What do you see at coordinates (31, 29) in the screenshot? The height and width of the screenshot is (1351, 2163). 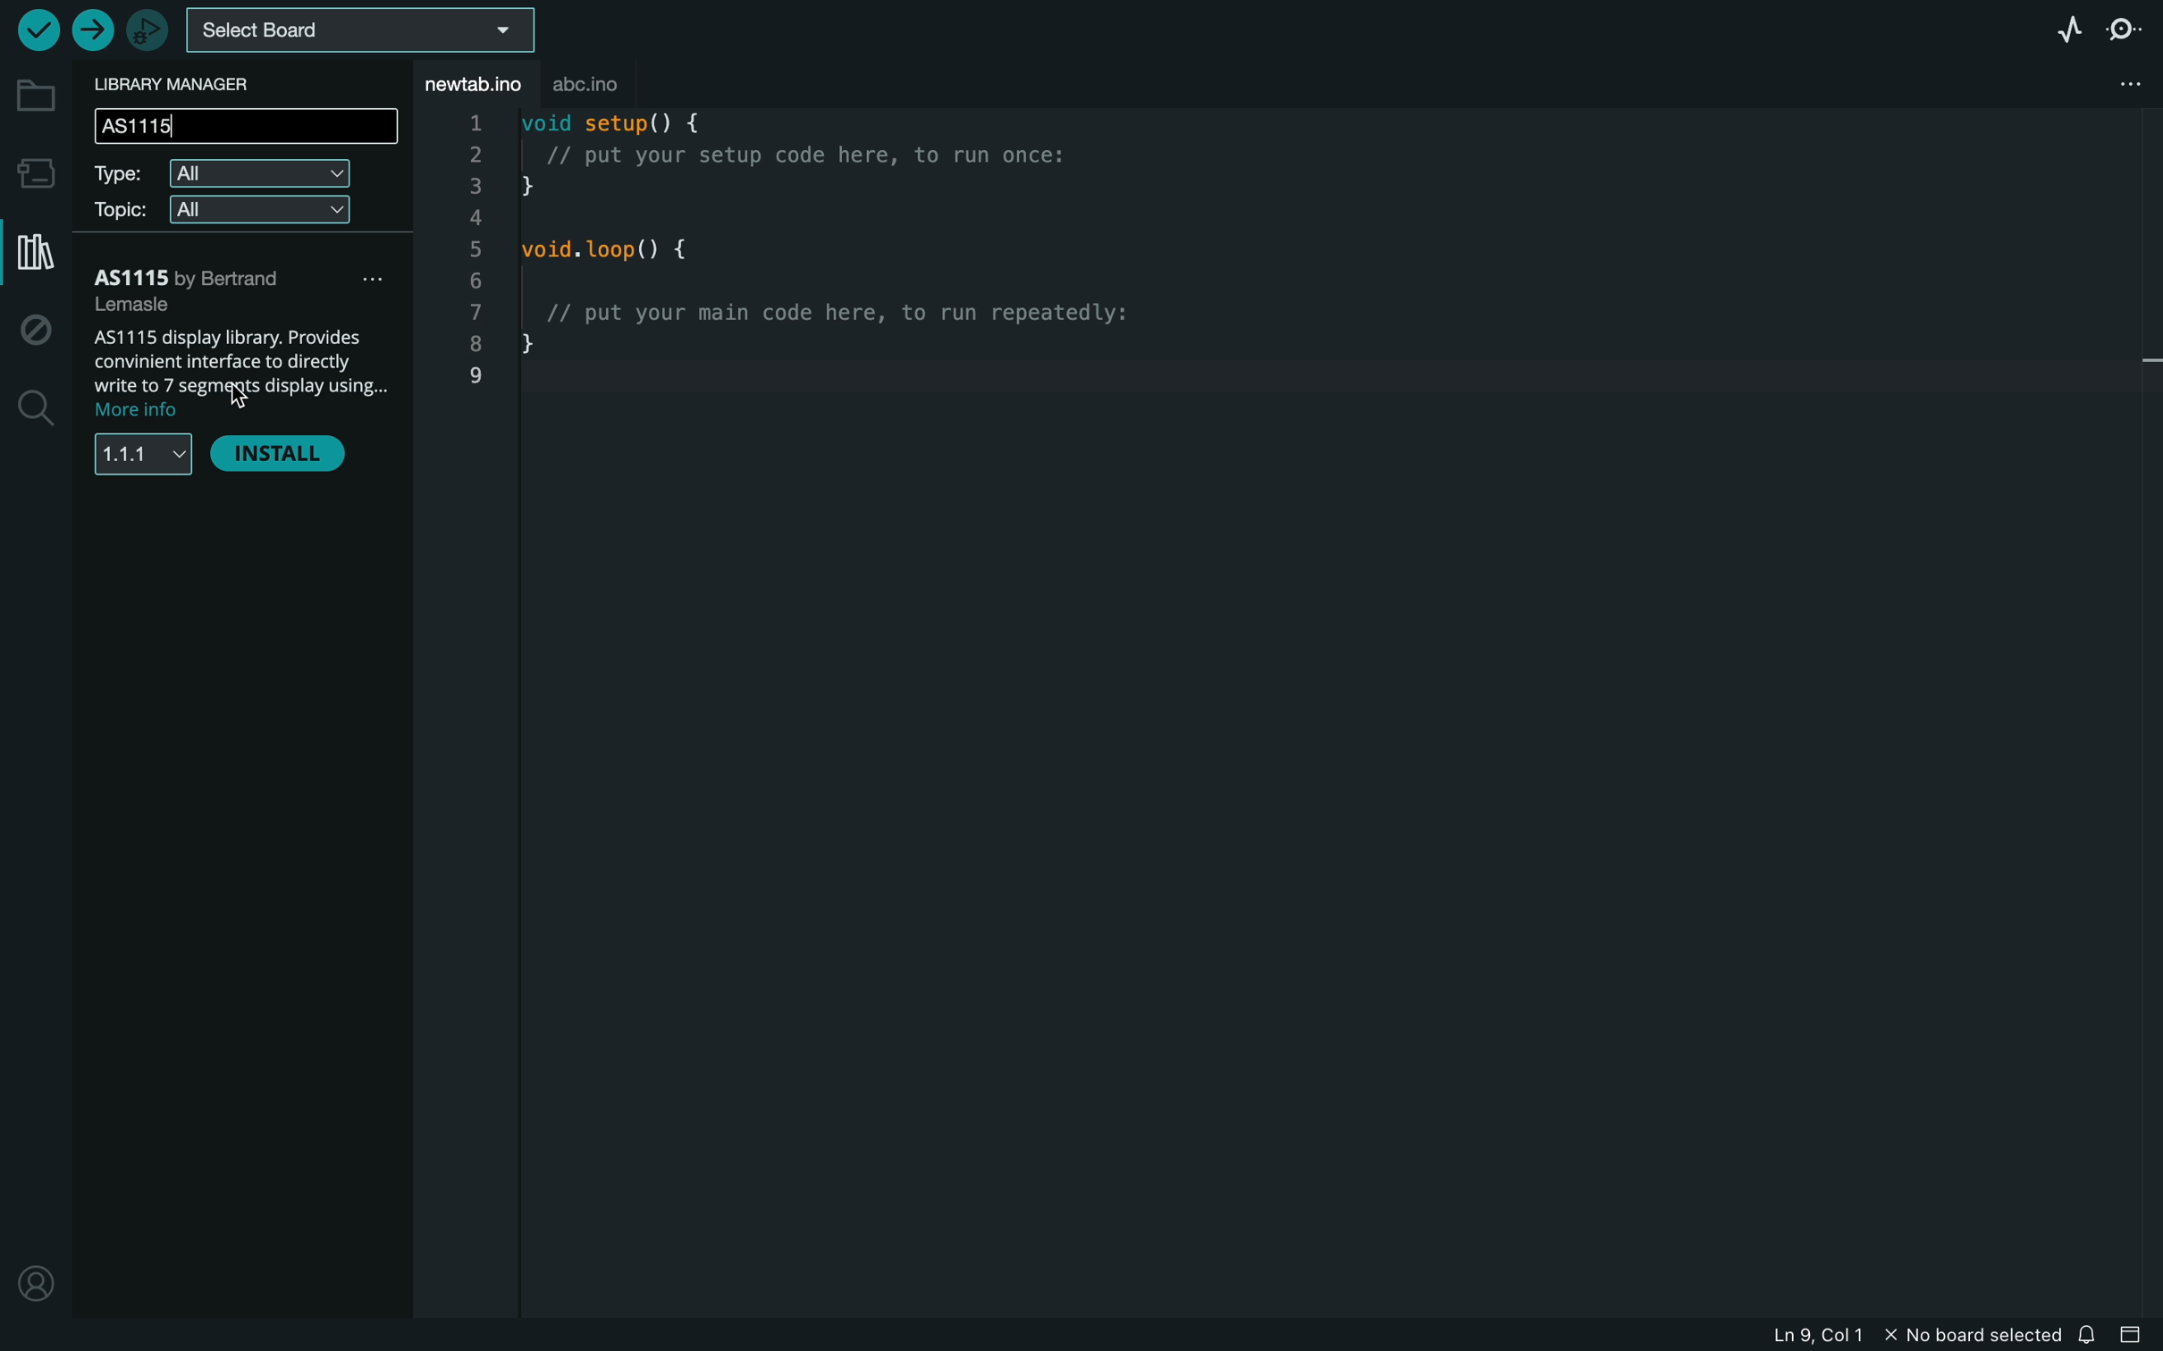 I see `verify` at bounding box center [31, 29].